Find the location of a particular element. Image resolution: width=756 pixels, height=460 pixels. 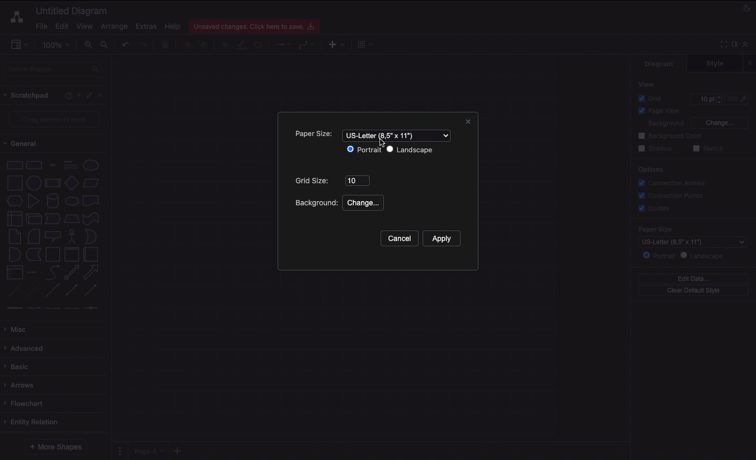

File is located at coordinates (40, 26).